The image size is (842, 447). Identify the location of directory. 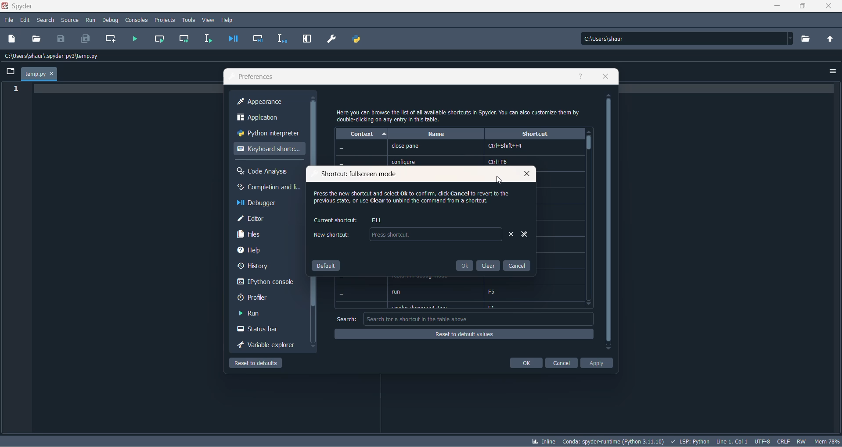
(808, 39).